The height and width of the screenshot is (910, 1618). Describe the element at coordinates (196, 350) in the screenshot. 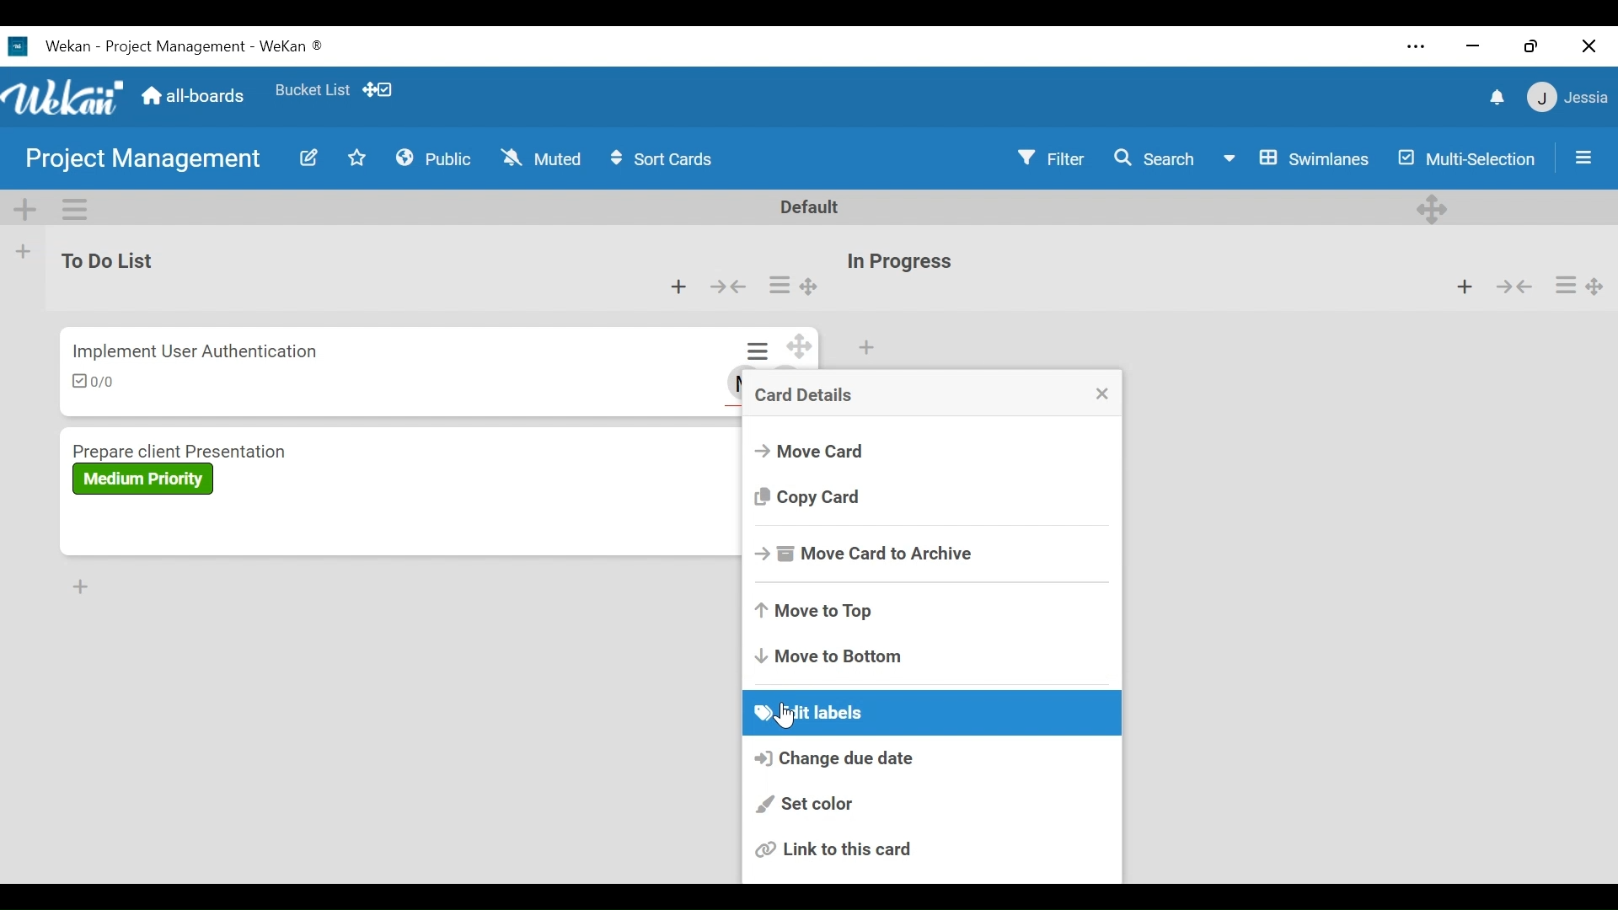

I see `Card Title` at that location.